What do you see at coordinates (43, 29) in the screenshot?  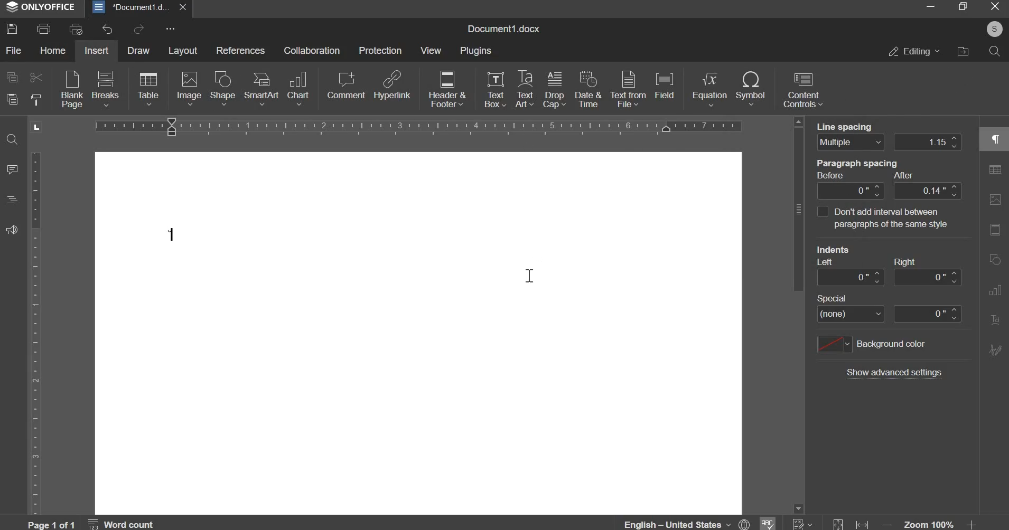 I see `print` at bounding box center [43, 29].